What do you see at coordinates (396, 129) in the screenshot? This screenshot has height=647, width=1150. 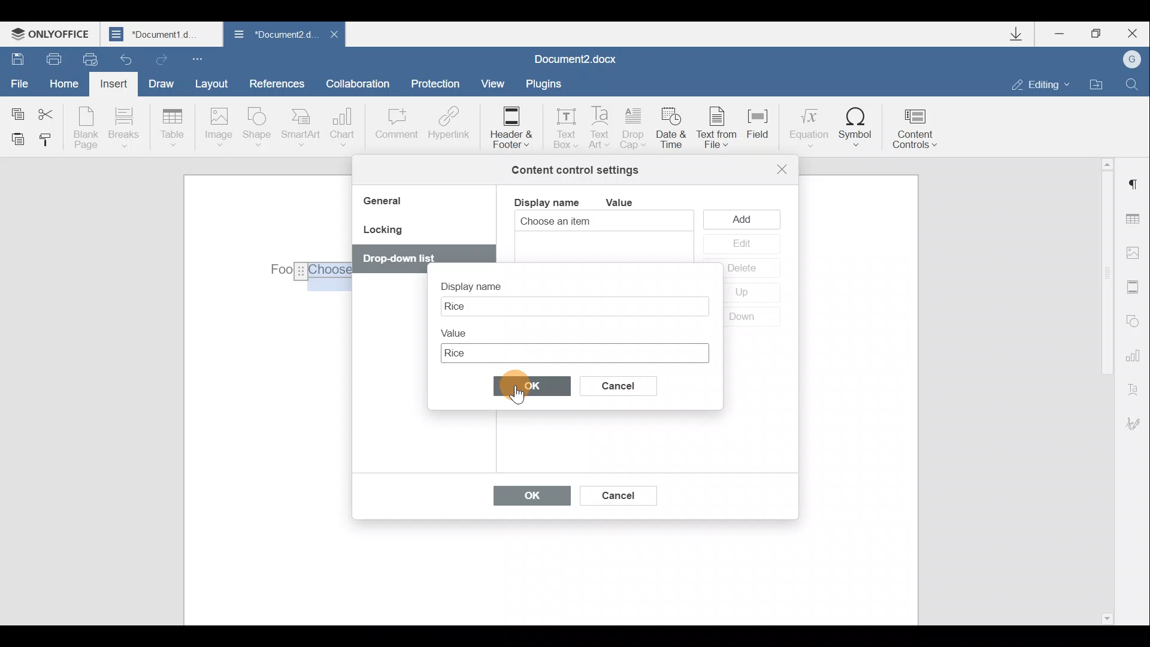 I see `Comment` at bounding box center [396, 129].